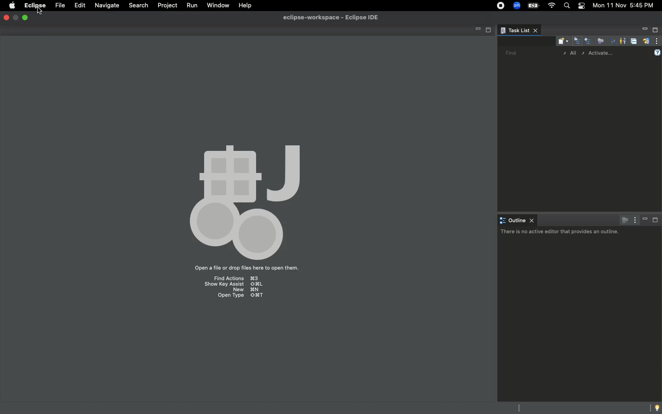 The height and width of the screenshot is (414, 662). What do you see at coordinates (634, 220) in the screenshot?
I see `View menu` at bounding box center [634, 220].